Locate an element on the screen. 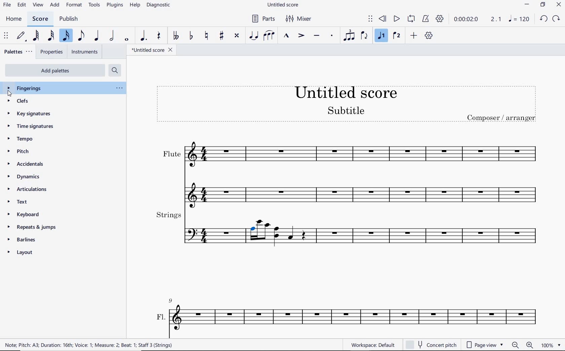 This screenshot has height=351, width=565. REDO is located at coordinates (556, 19).